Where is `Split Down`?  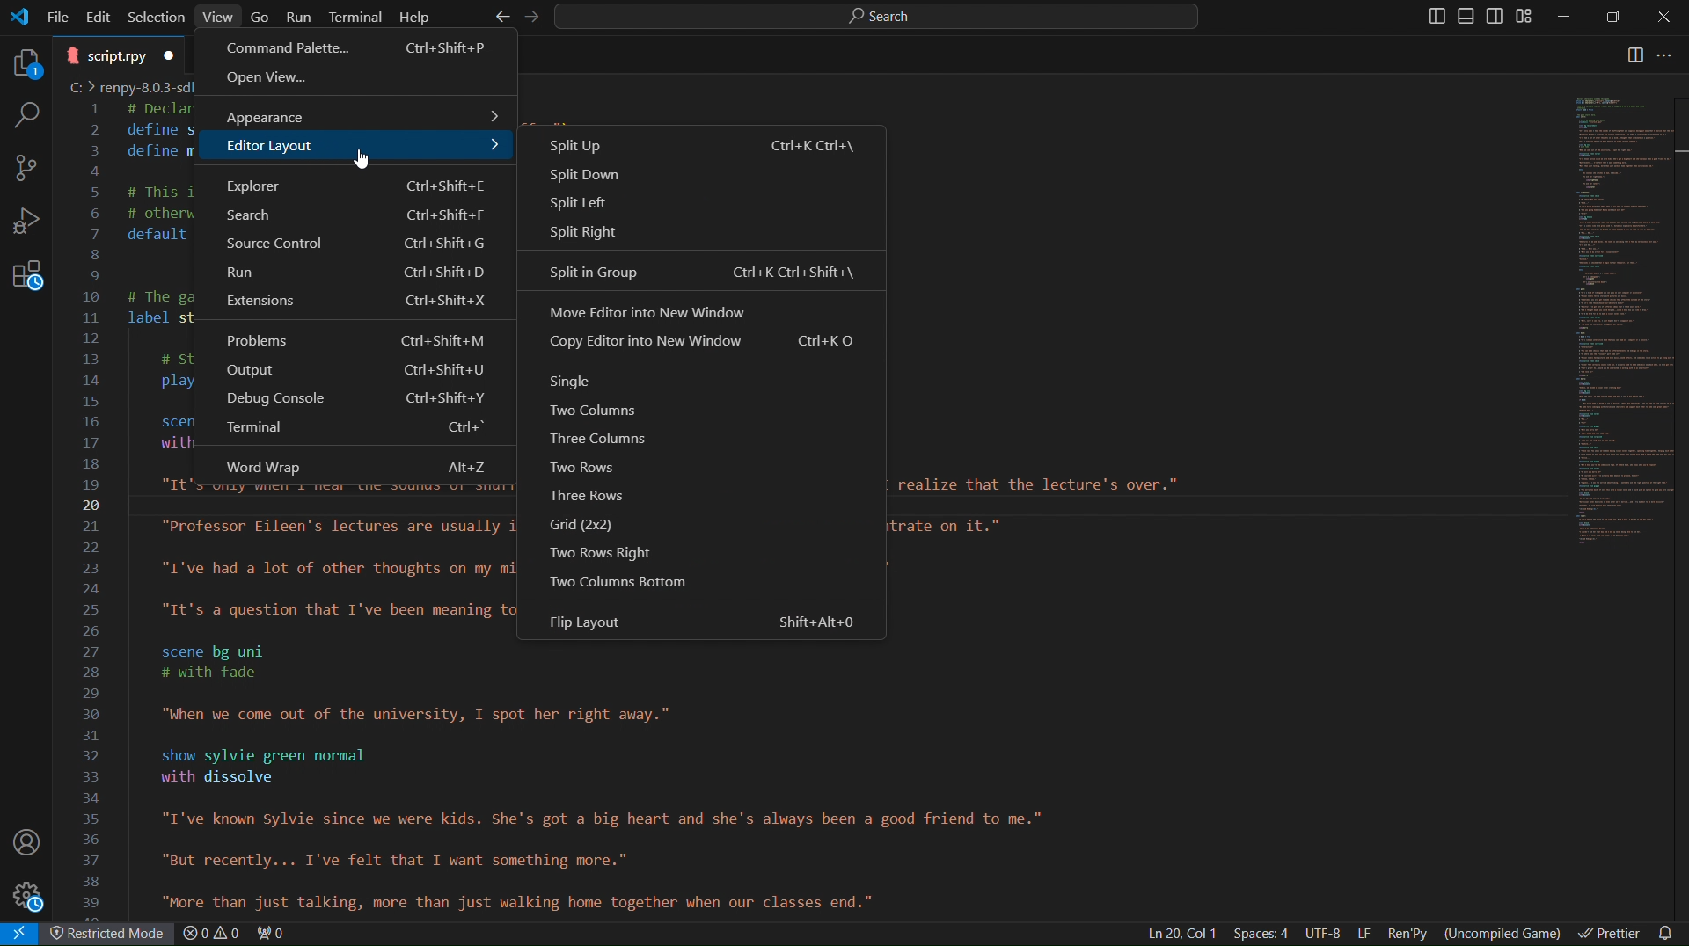 Split Down is located at coordinates (703, 178).